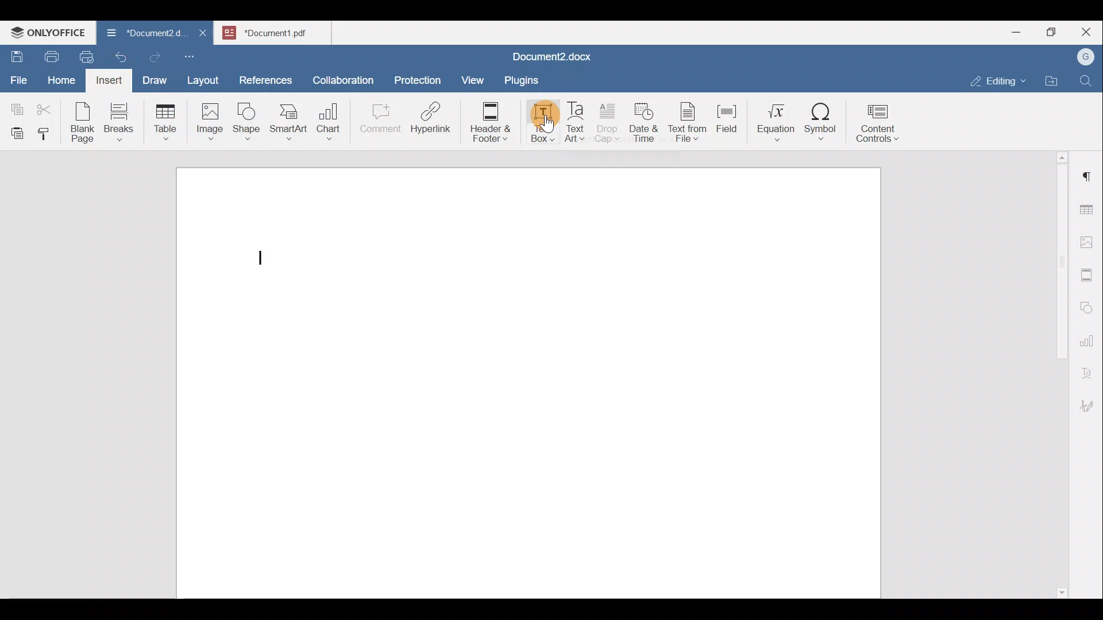  I want to click on Minimize, so click(1016, 31).